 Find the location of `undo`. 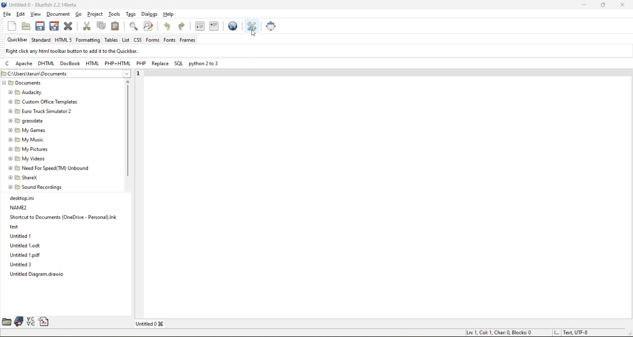

undo is located at coordinates (169, 26).